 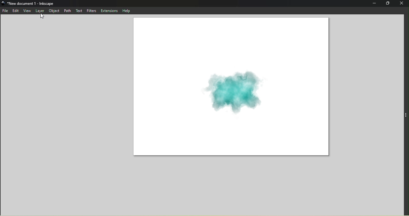 I want to click on Filters, so click(x=91, y=11).